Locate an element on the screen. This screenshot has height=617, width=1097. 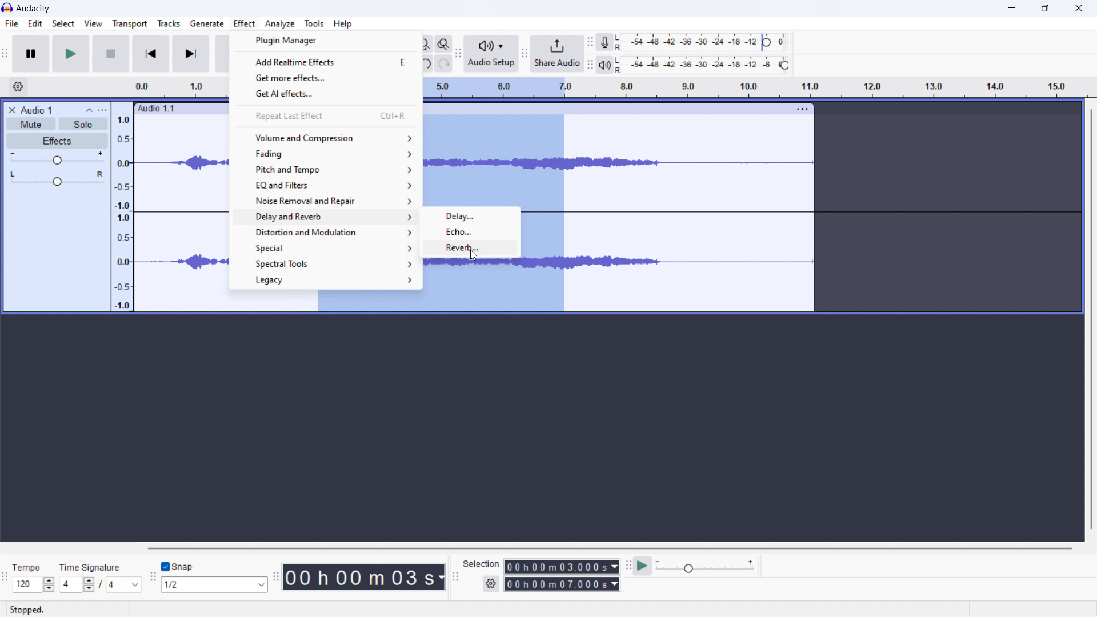
time signature is located at coordinates (90, 567).